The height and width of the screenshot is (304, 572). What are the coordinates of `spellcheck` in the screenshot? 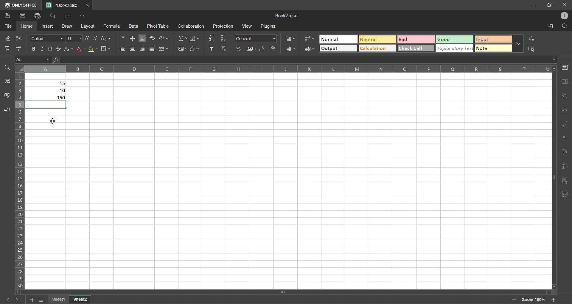 It's located at (7, 96).